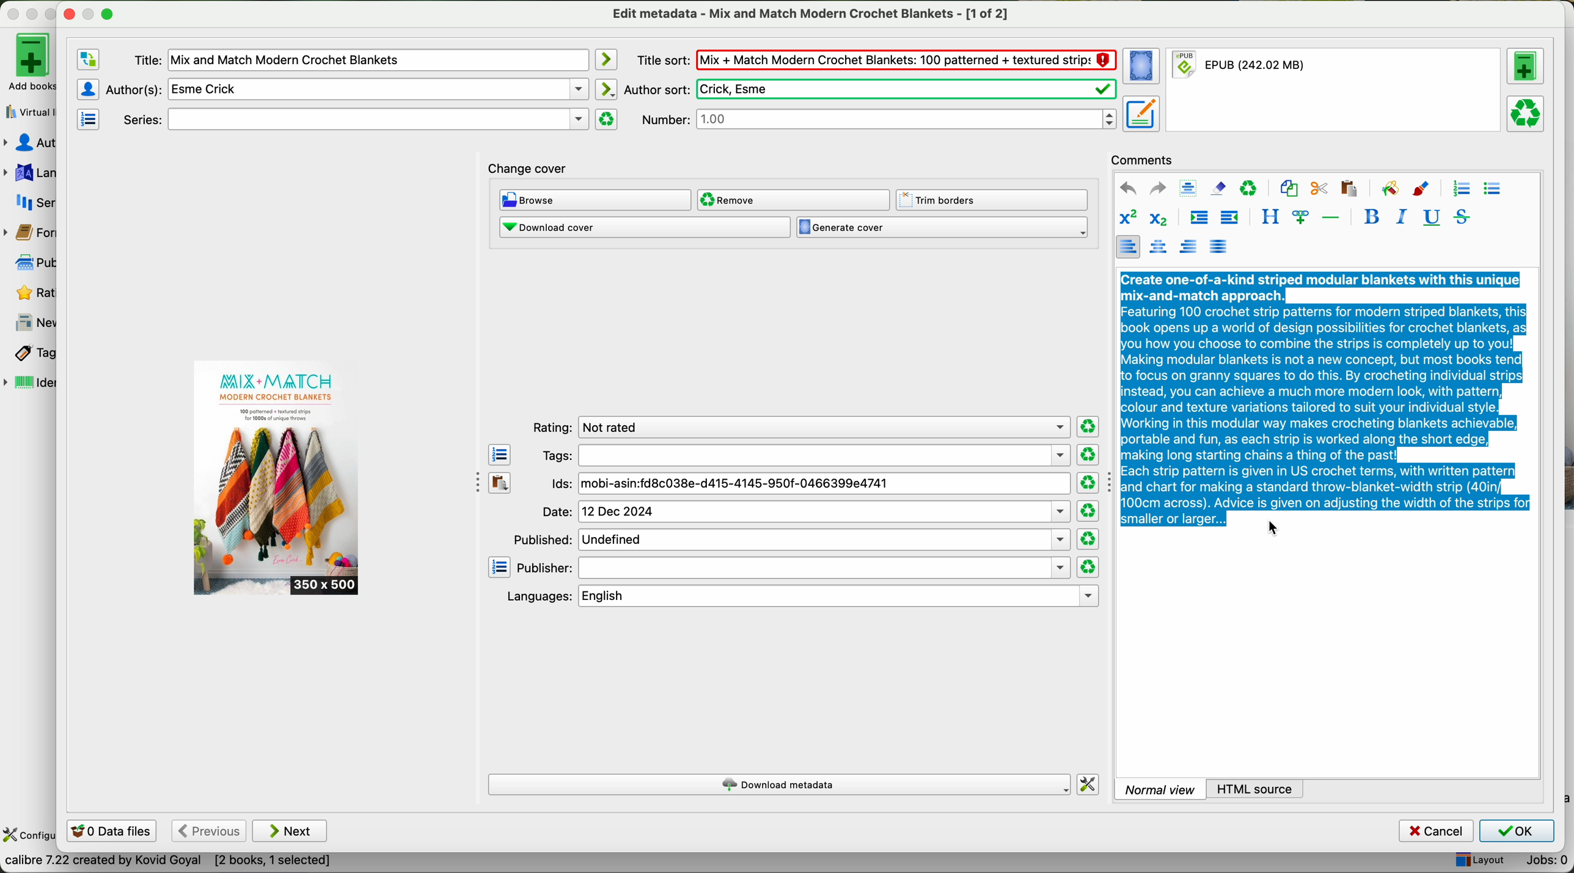  I want to click on background color, so click(1389, 188).